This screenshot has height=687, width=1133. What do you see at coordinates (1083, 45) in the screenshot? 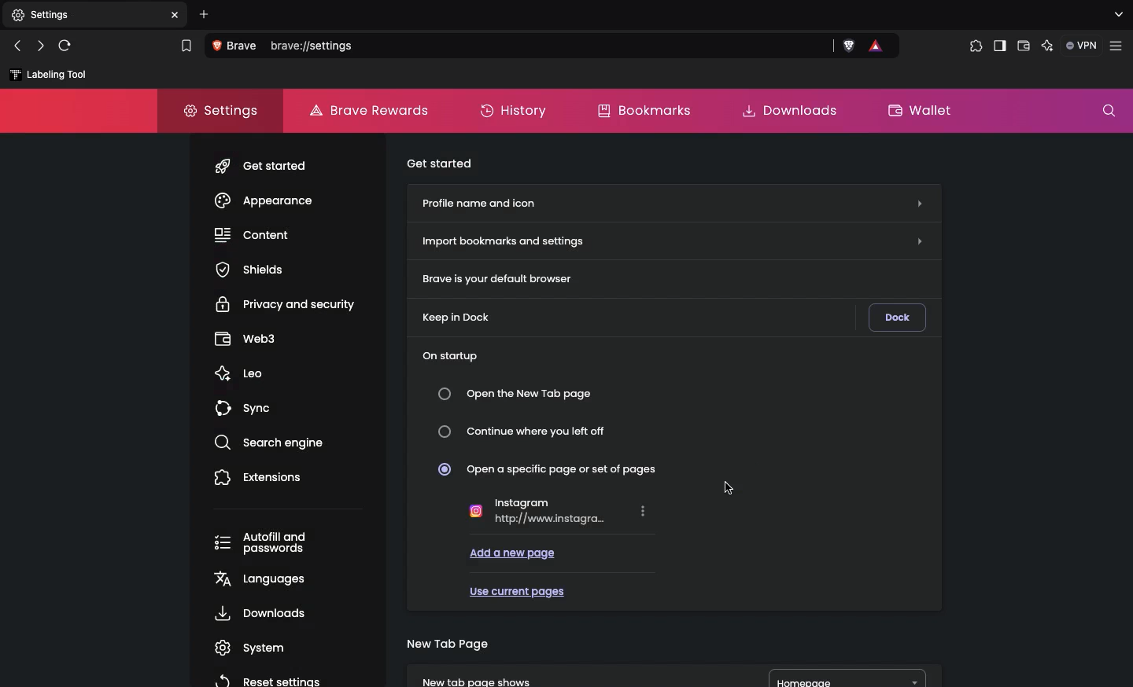
I see `VPN` at bounding box center [1083, 45].